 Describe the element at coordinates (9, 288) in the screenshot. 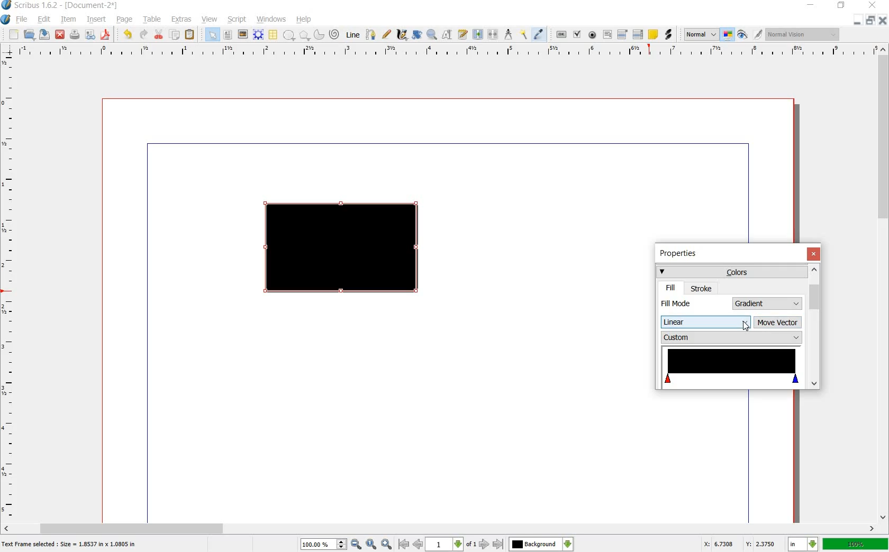

I see `ruler` at that location.